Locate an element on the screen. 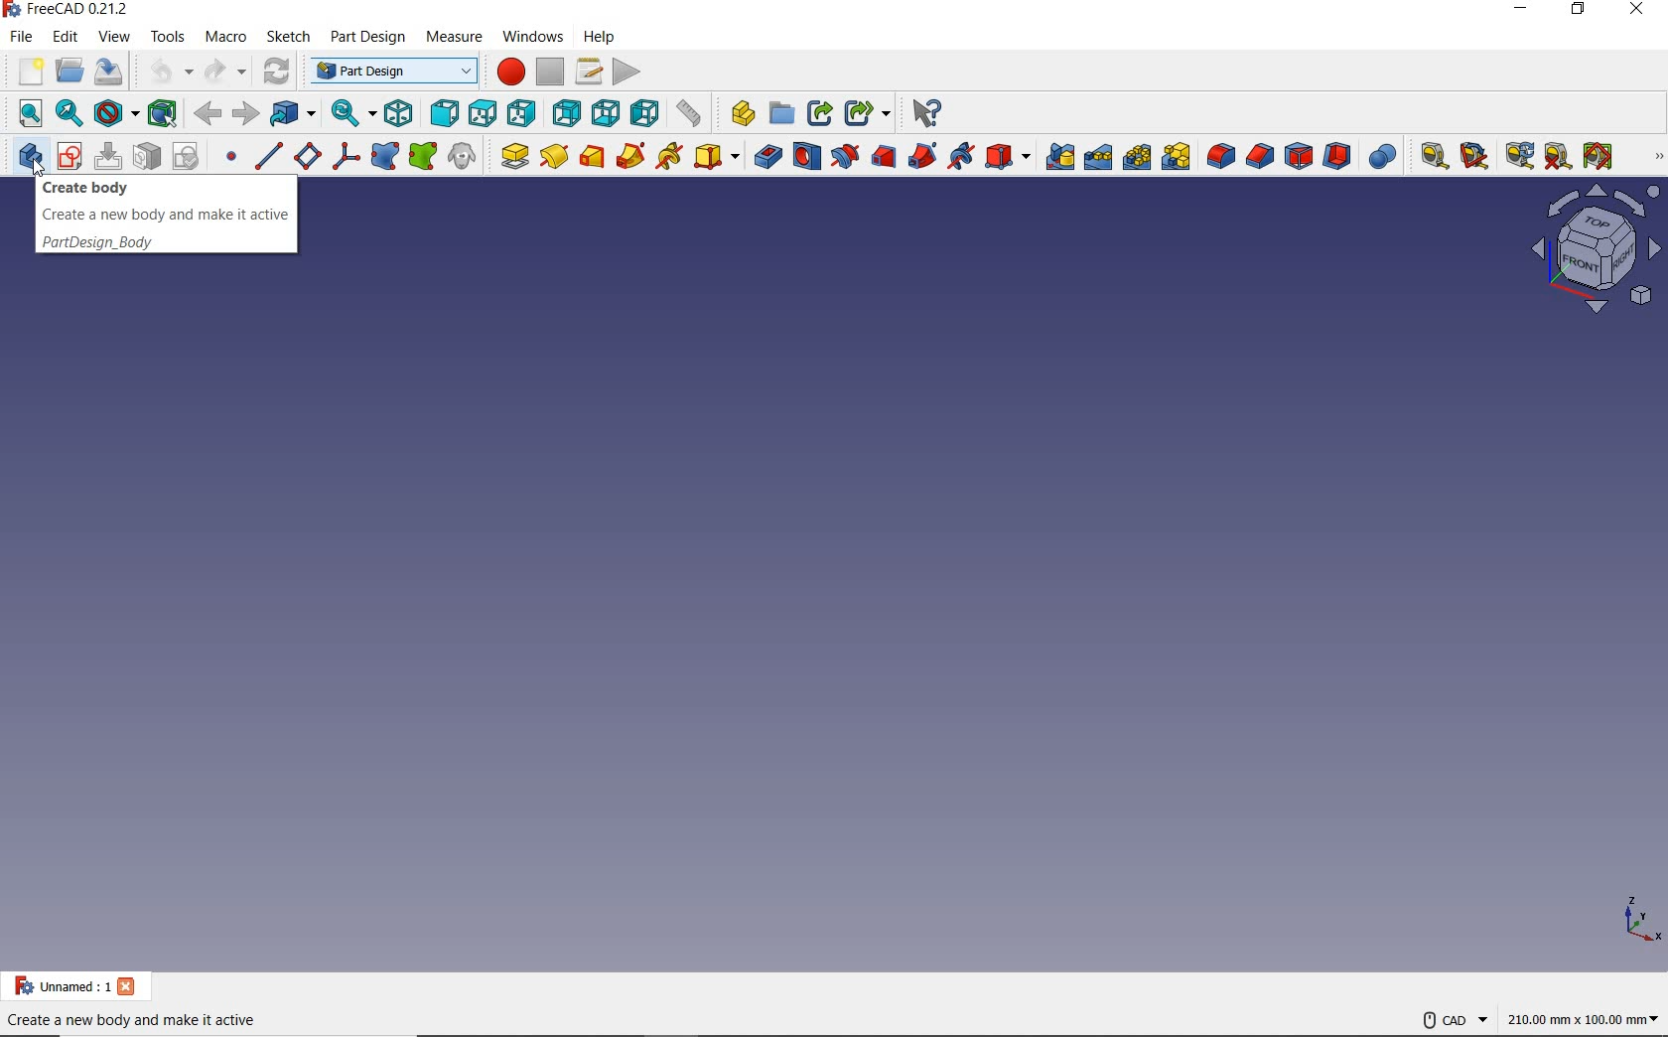  RESTORE DOWN is located at coordinates (1579, 13).